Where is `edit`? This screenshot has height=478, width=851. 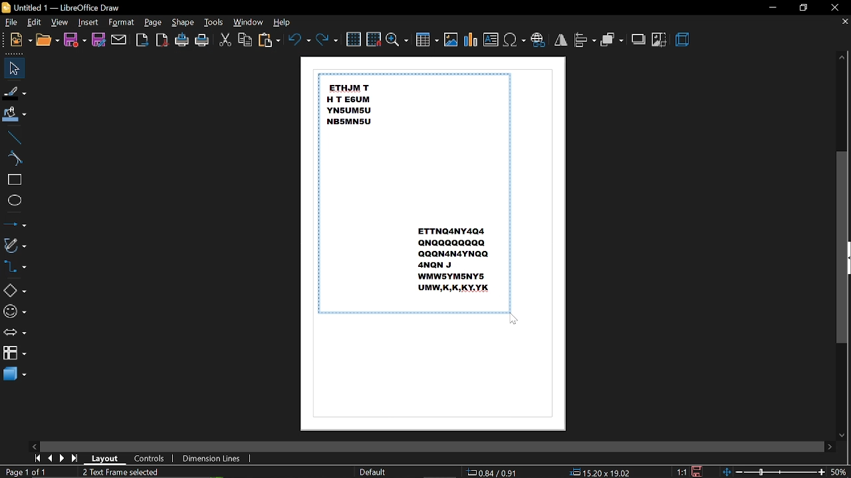
edit is located at coordinates (35, 23).